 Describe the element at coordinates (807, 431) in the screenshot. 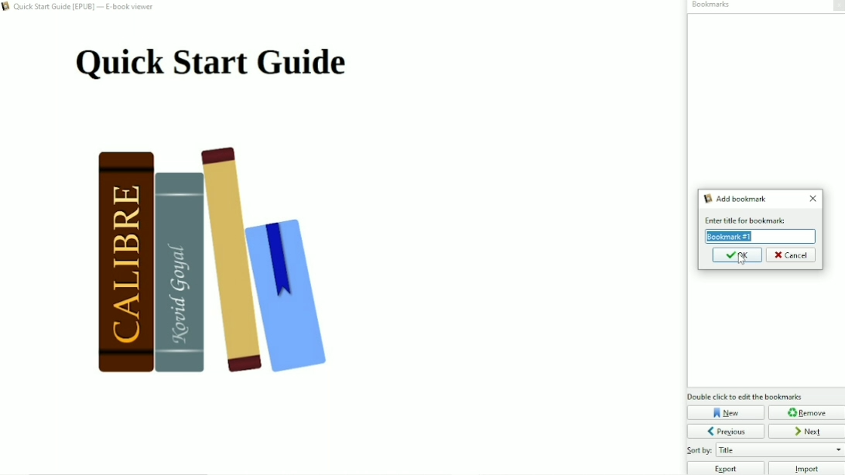

I see `Next` at that location.